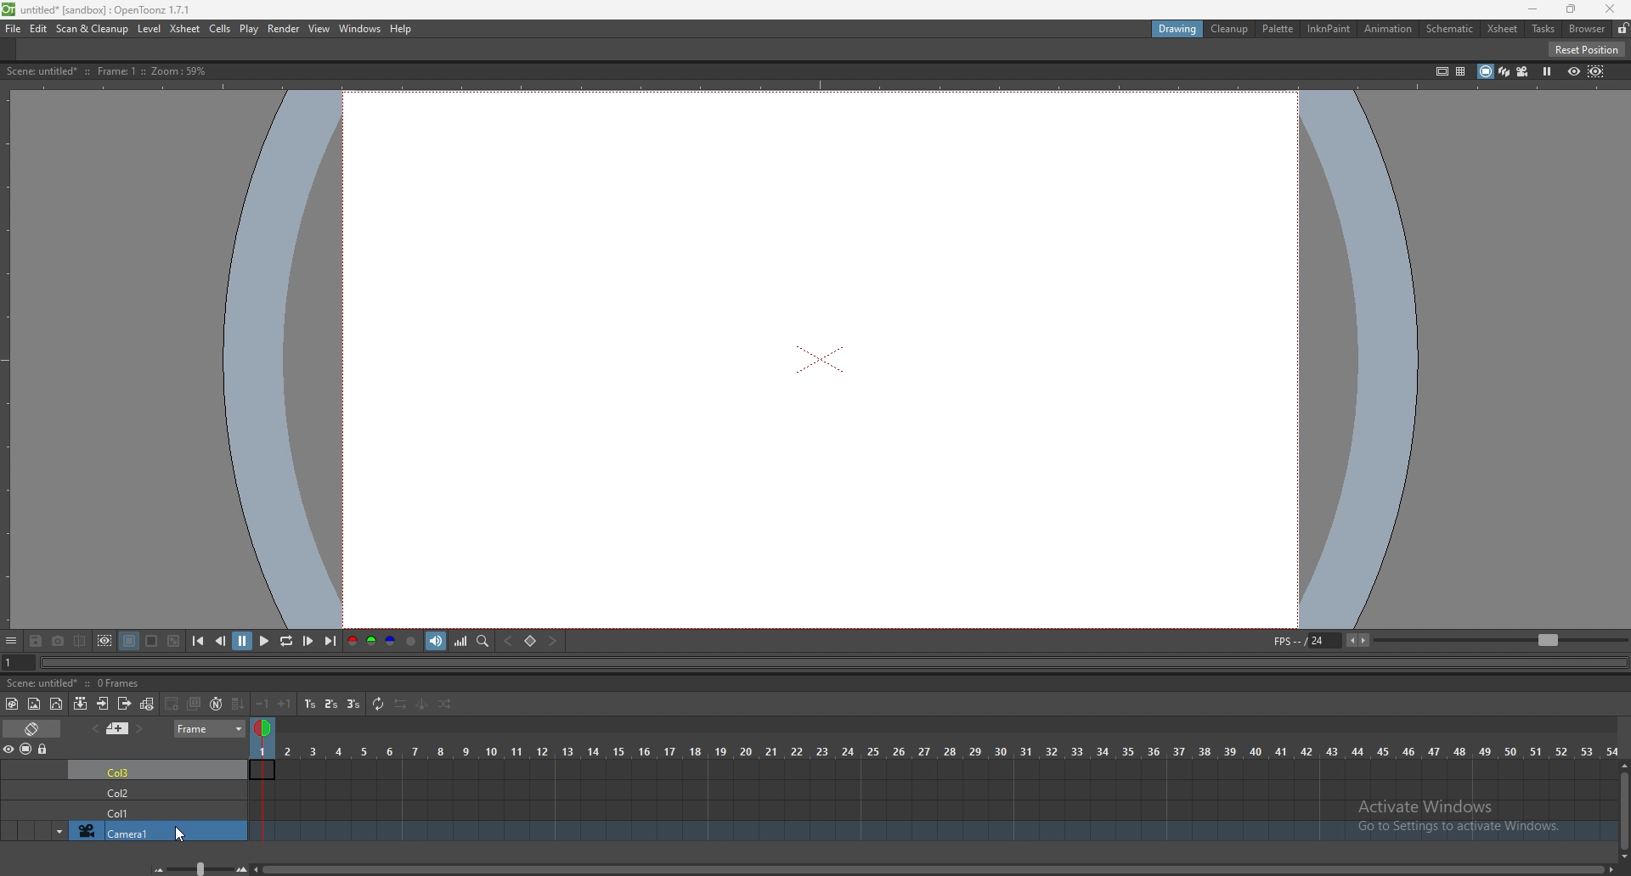  What do you see at coordinates (1178, 30) in the screenshot?
I see `drawing` at bounding box center [1178, 30].